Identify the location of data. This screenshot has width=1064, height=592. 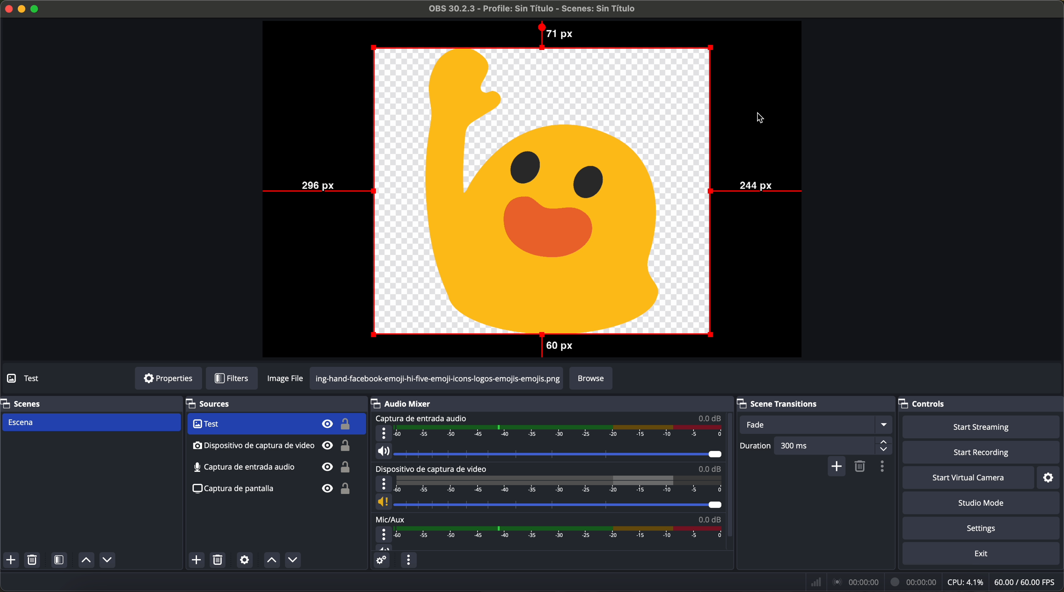
(935, 582).